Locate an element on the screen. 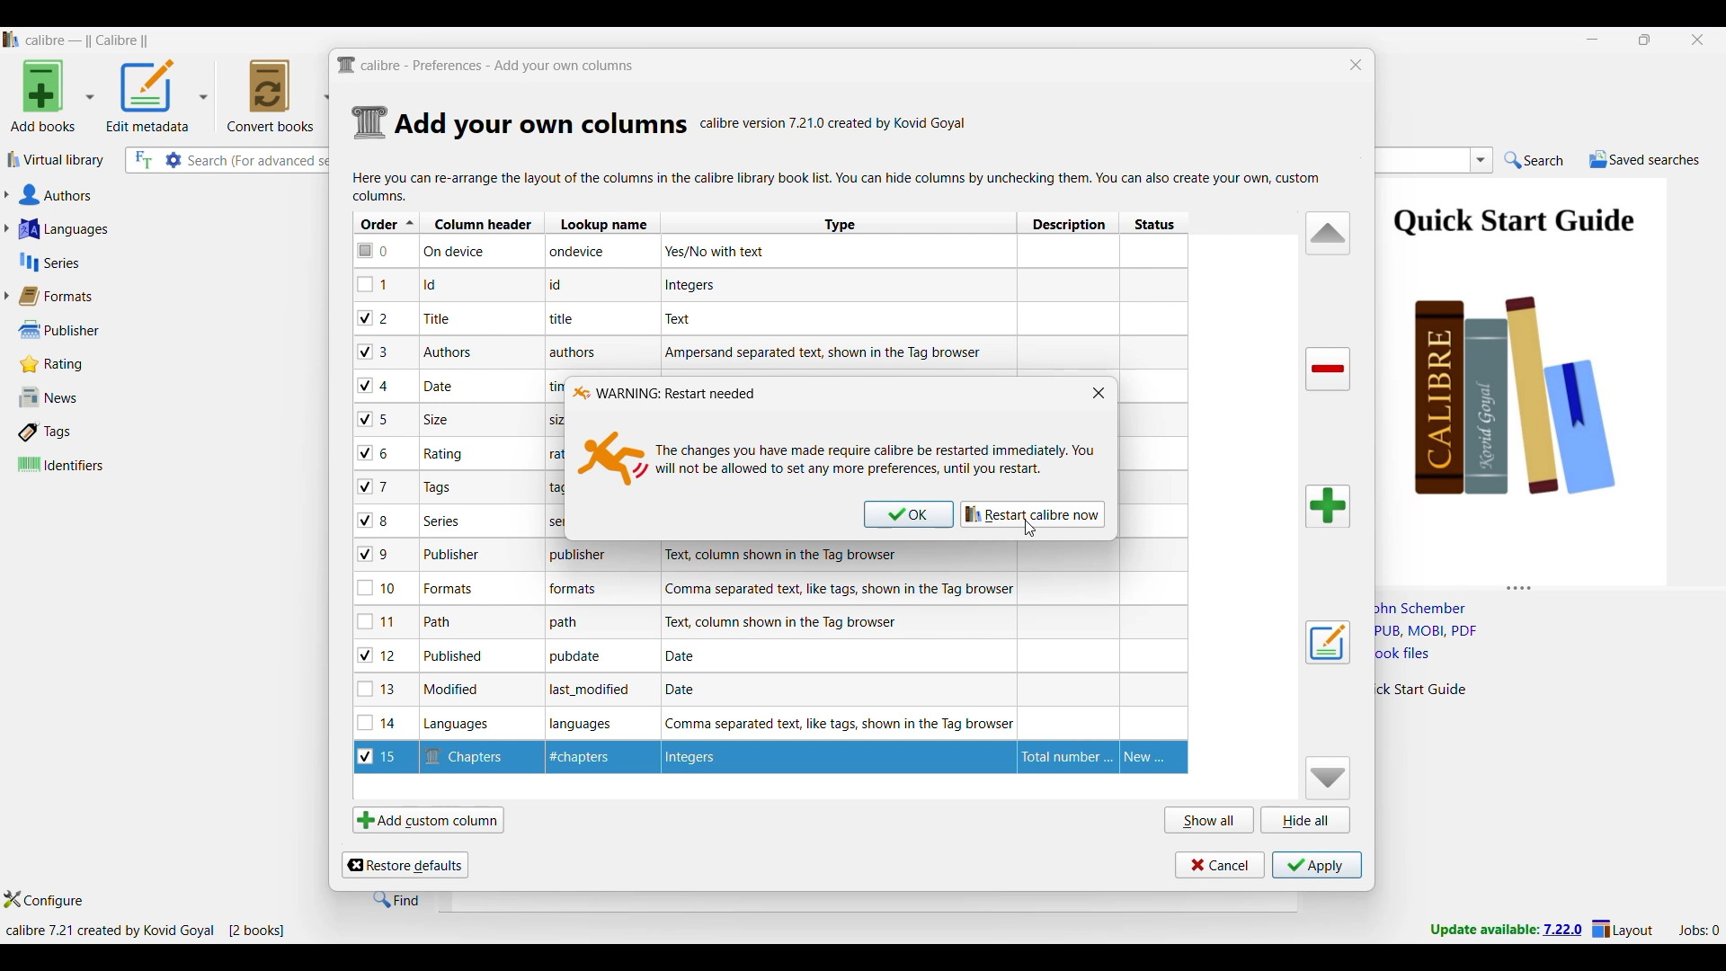  Note is located at coordinates (457, 657).